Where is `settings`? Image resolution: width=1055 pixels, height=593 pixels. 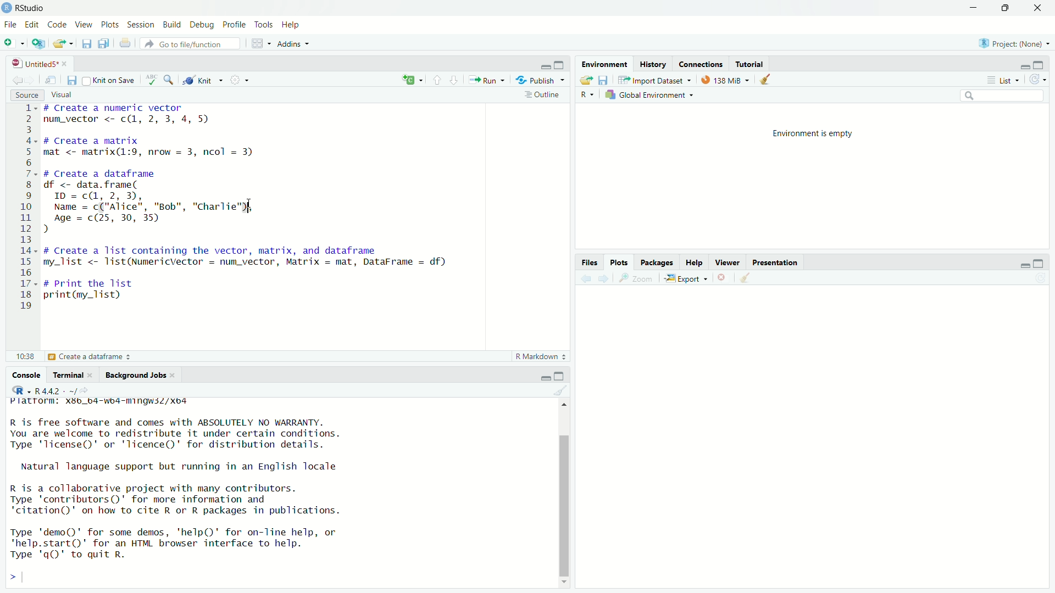 settings is located at coordinates (241, 81).